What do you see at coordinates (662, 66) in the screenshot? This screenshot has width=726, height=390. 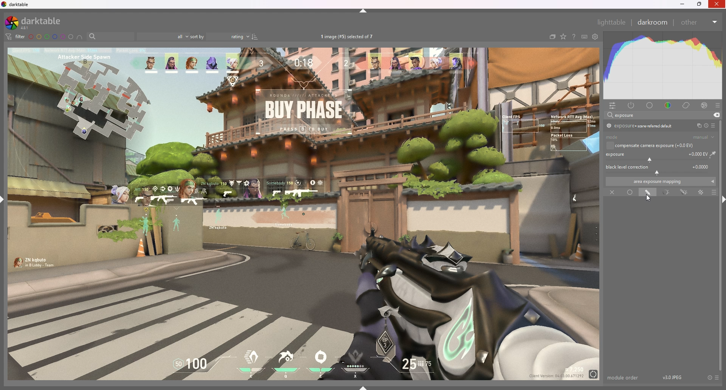 I see `heat graph` at bounding box center [662, 66].